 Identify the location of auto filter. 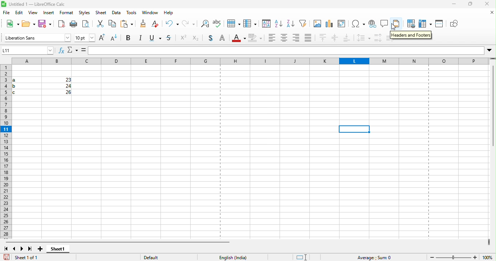
(290, 24).